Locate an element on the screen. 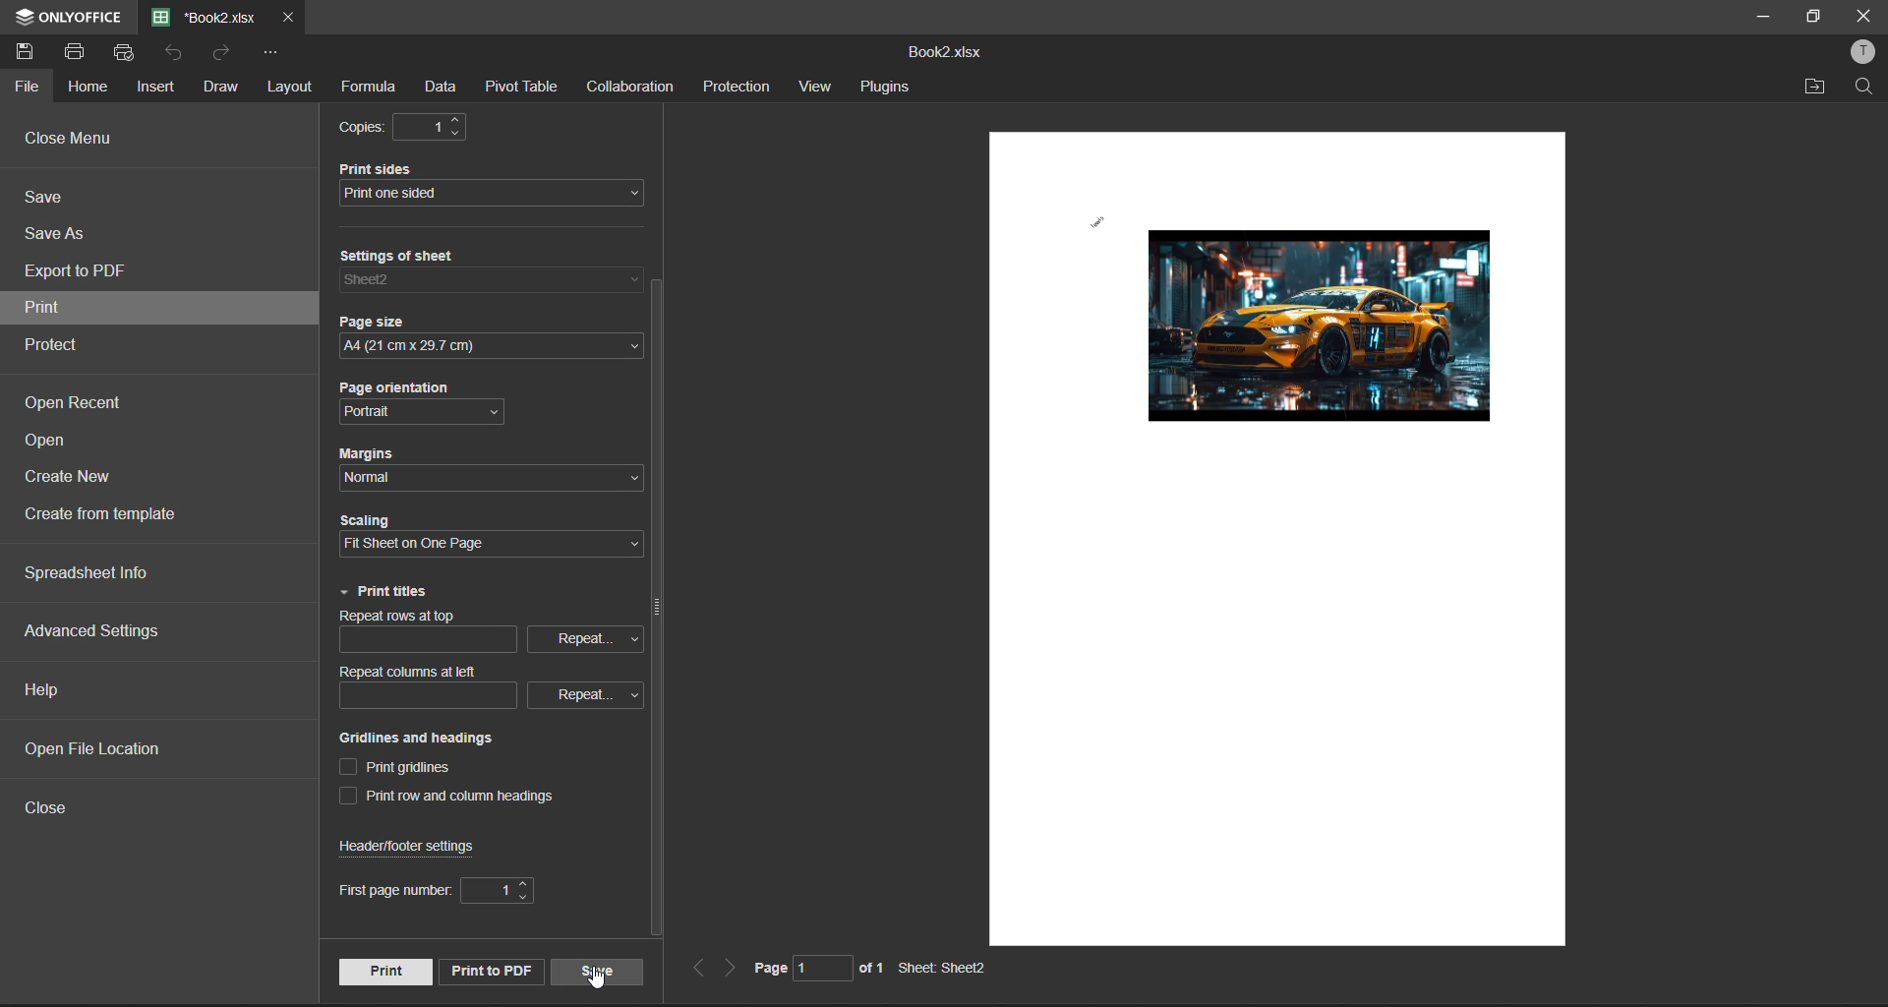 The height and width of the screenshot is (1007, 1888). file is located at coordinates (29, 88).